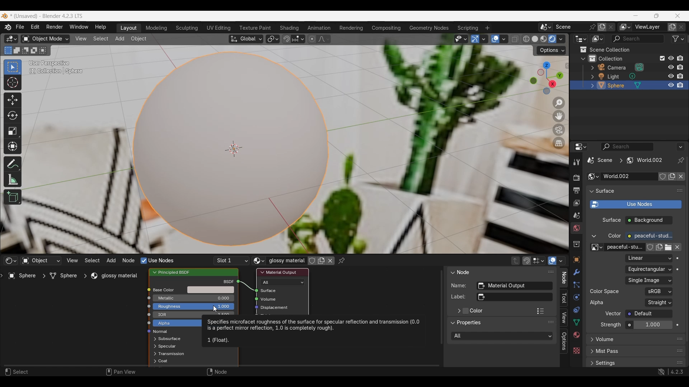 This screenshot has width=689, height=387. Describe the element at coordinates (256, 28) in the screenshot. I see `Texture paint workspace` at that location.